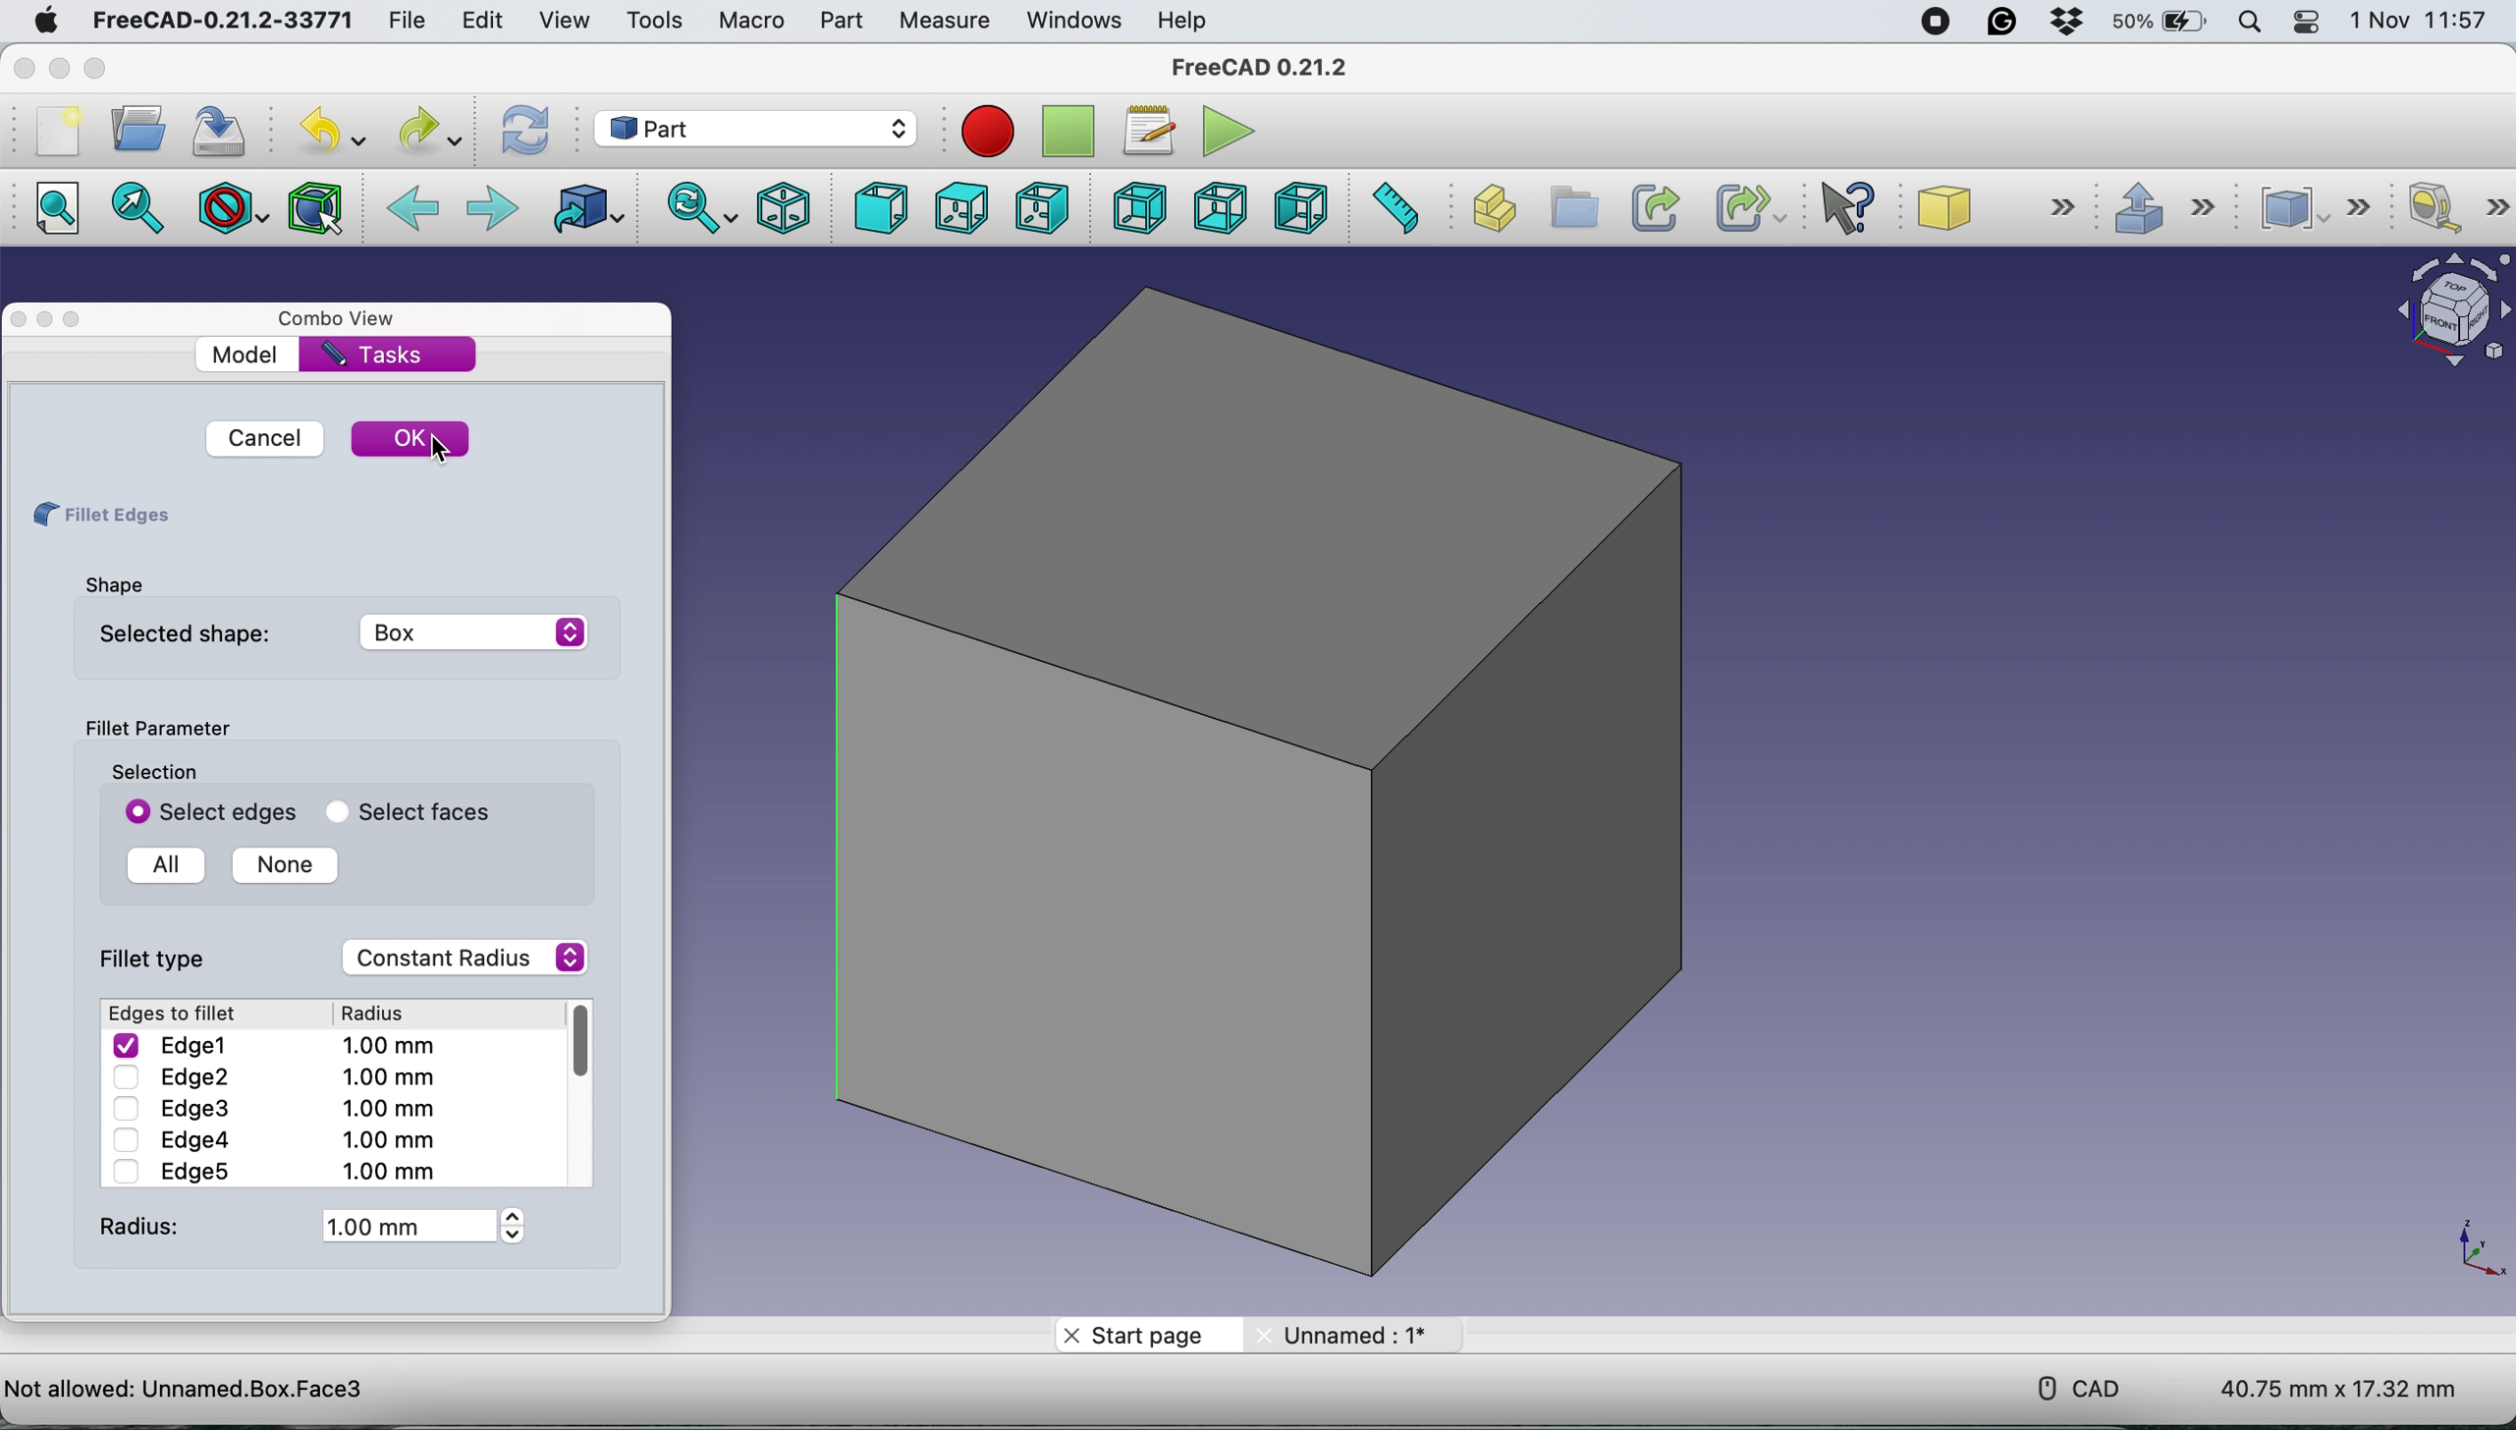 This screenshot has width=2516, height=1430. What do you see at coordinates (272, 1077) in the screenshot?
I see `Edge2 ` at bounding box center [272, 1077].